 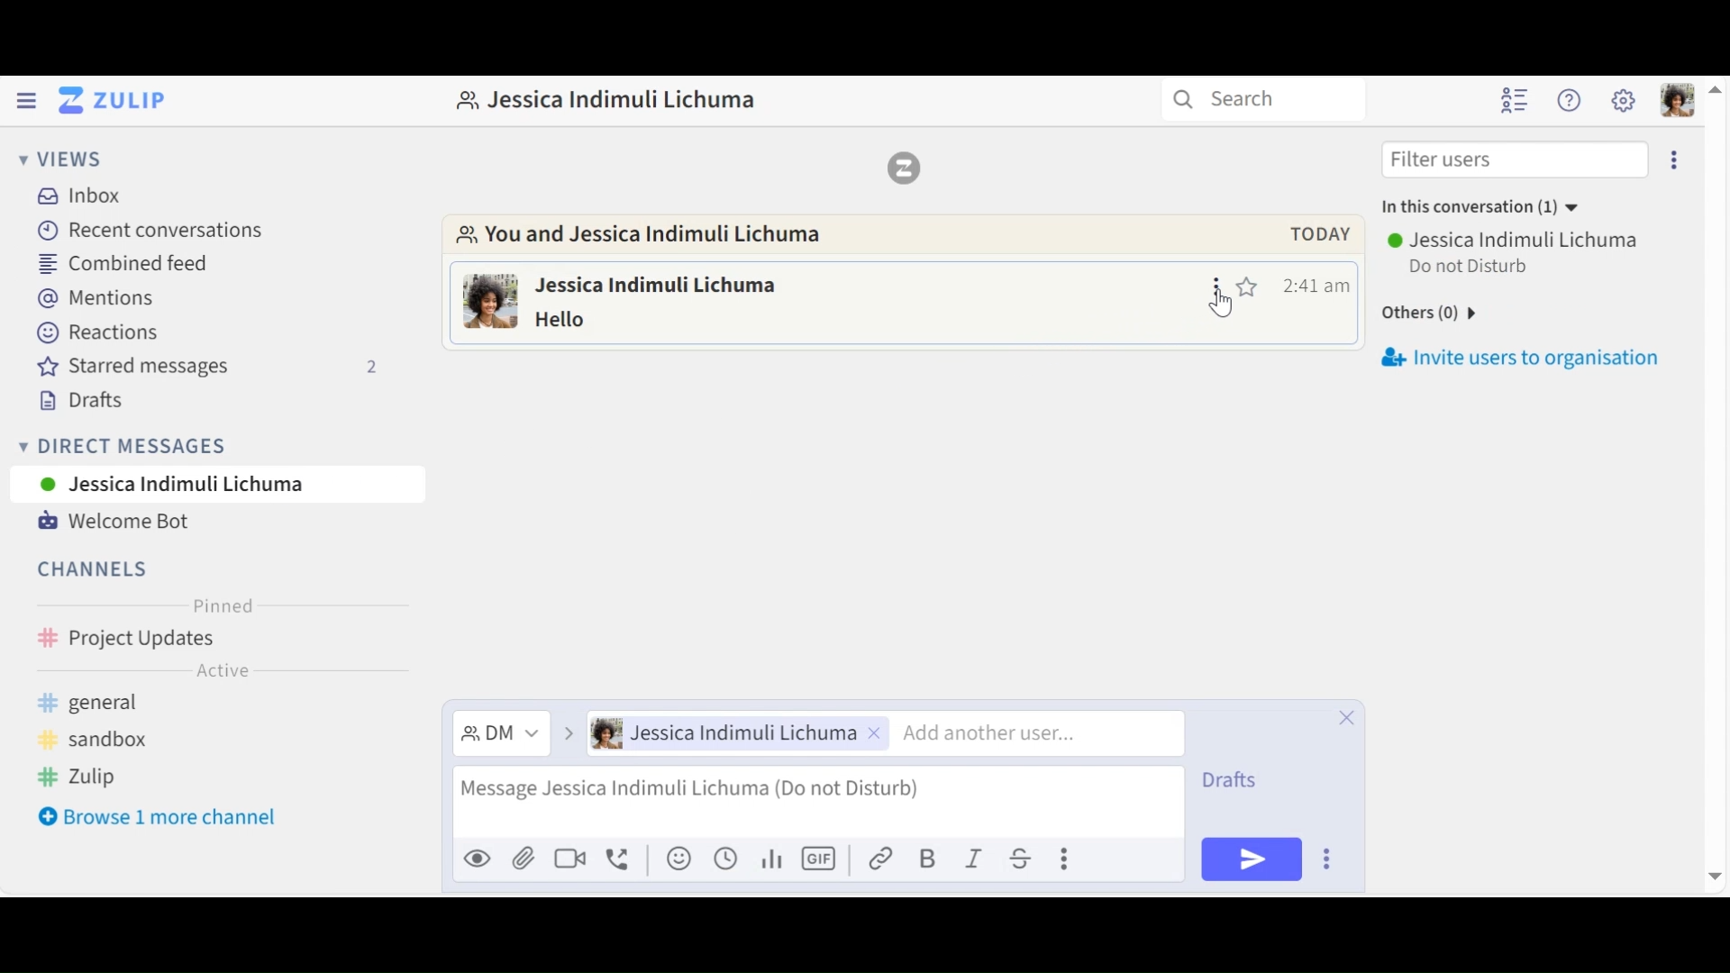 What do you see at coordinates (1252, 859) in the screenshot?
I see `Send` at bounding box center [1252, 859].